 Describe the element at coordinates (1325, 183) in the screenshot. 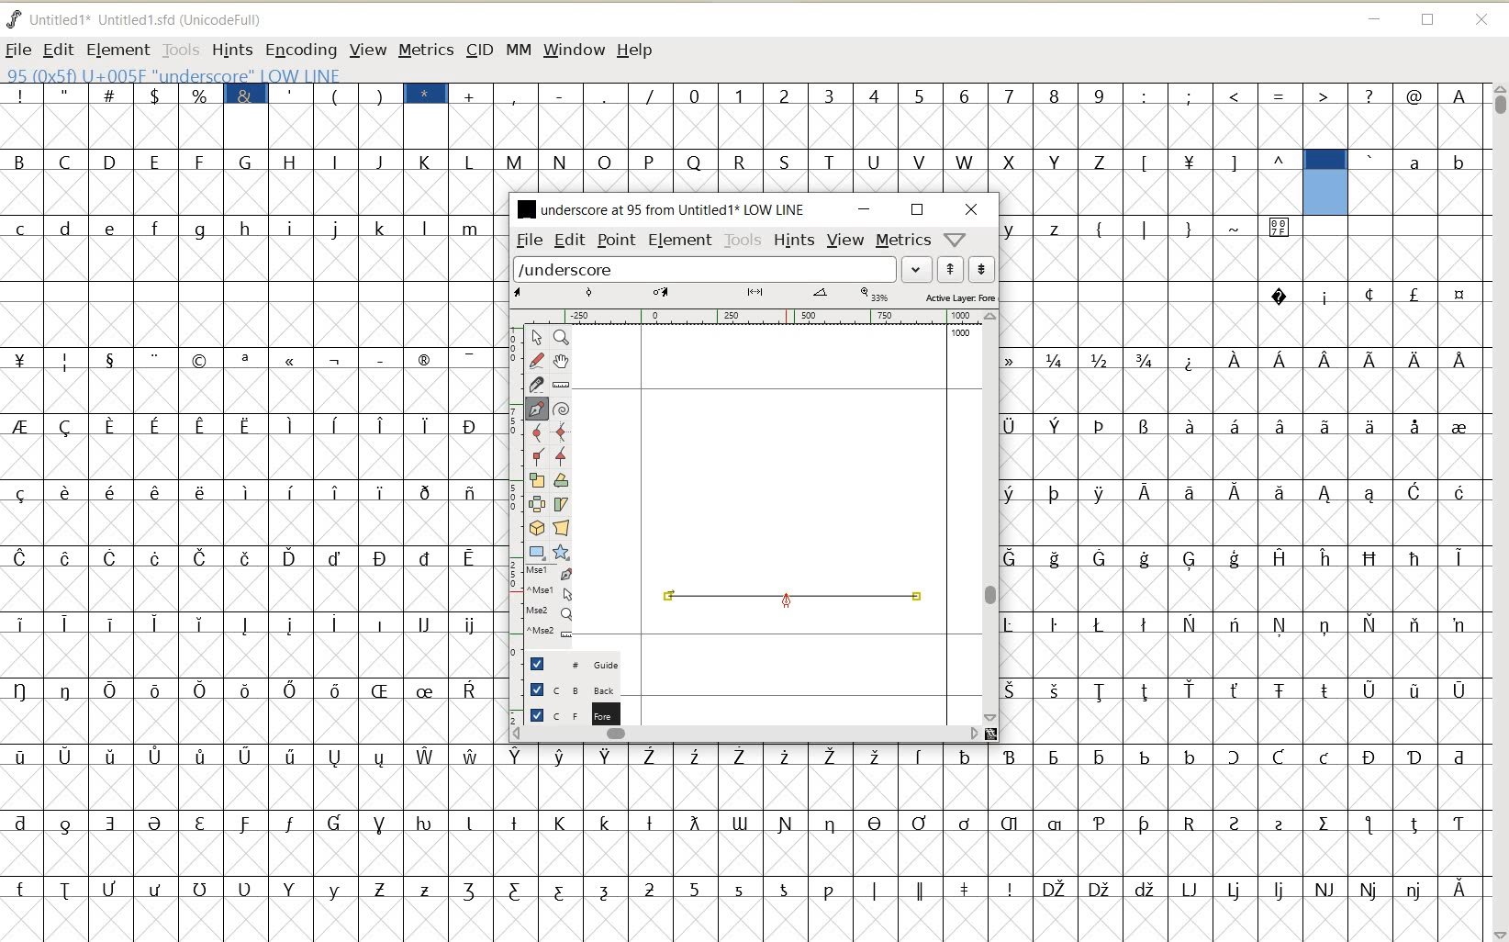

I see `glyph selected` at that location.